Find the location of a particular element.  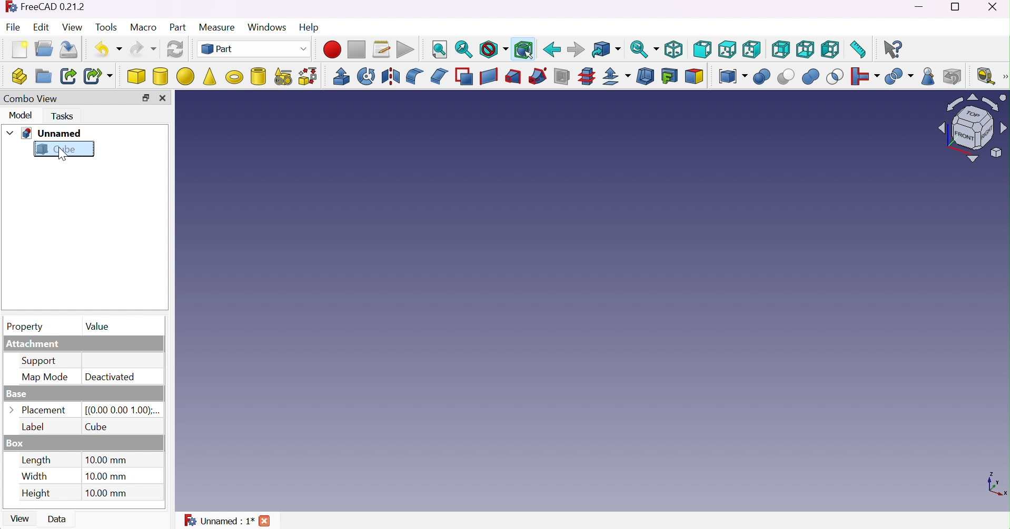

Undo is located at coordinates (106, 49).